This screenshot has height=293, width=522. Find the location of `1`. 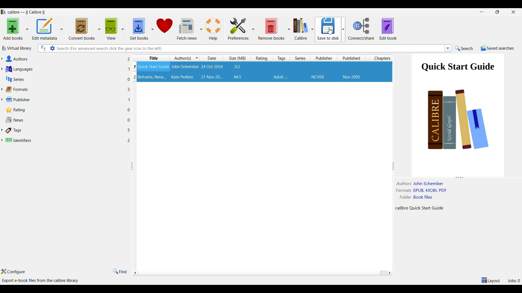

1 is located at coordinates (130, 99).